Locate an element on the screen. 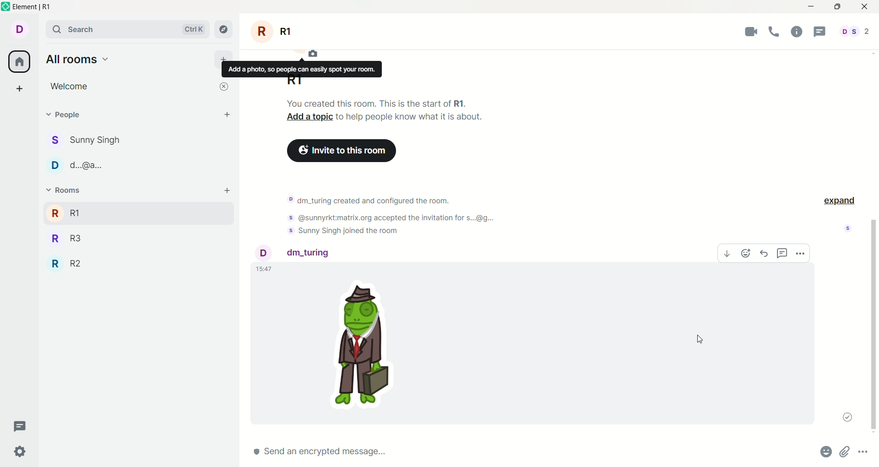 The width and height of the screenshot is (879, 467). Notification is located at coordinates (344, 230).